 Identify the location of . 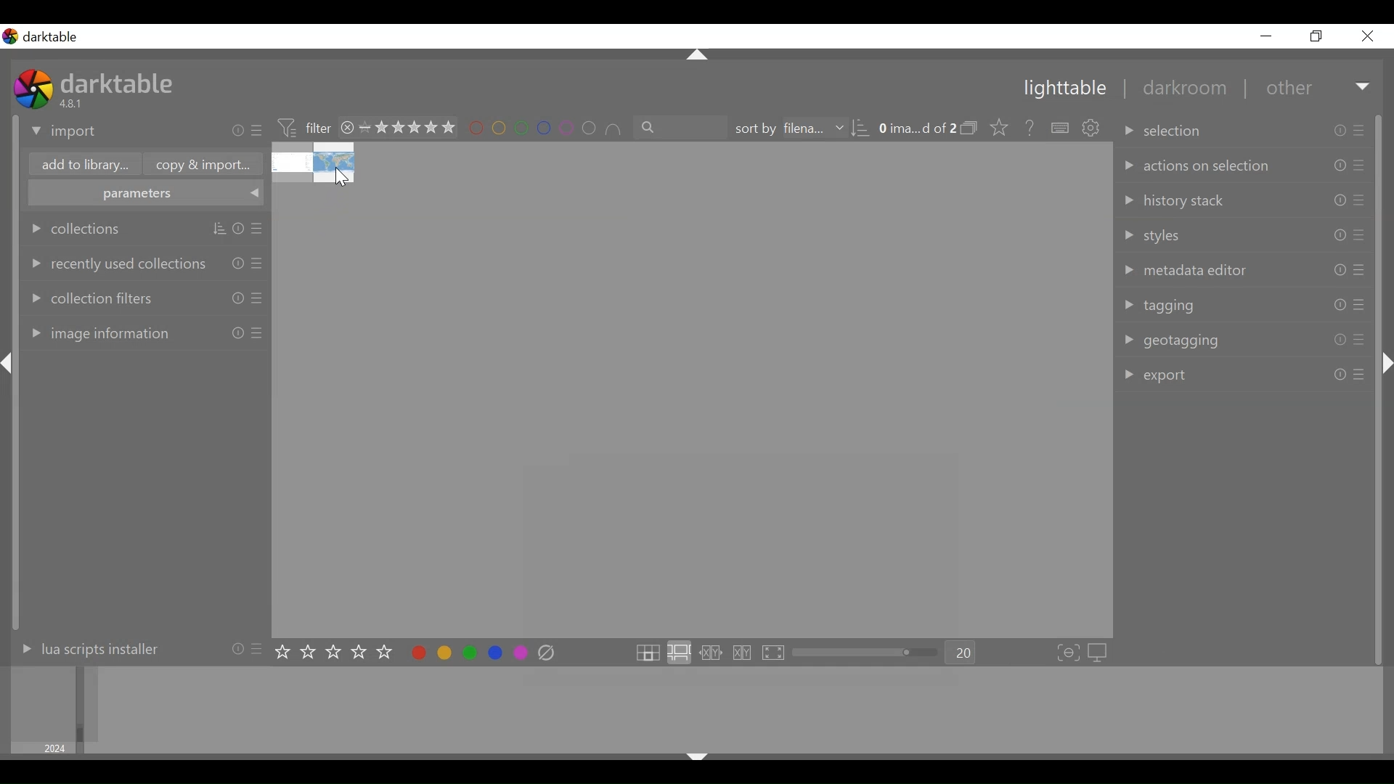
(10, 362).